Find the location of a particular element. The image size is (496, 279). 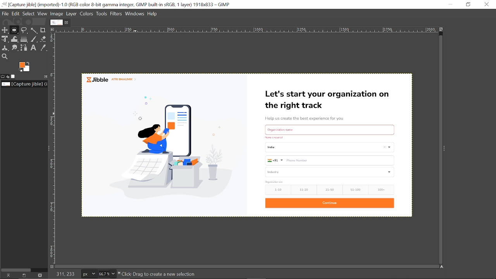

Zoom options is located at coordinates (112, 273).